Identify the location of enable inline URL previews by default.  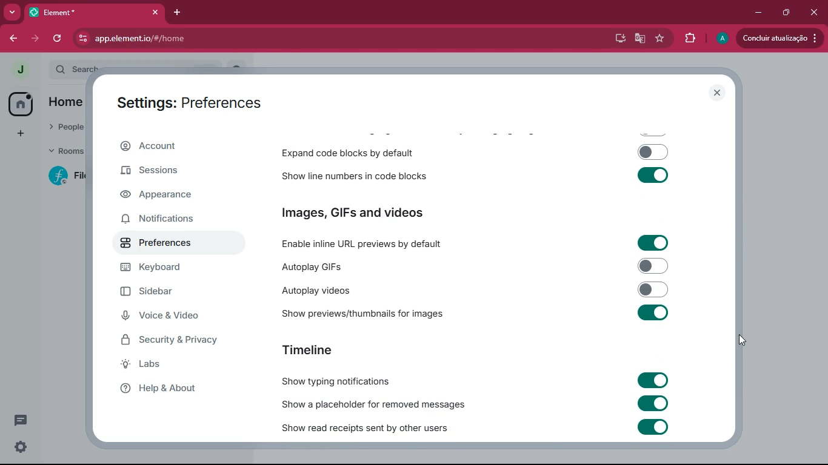
(381, 243).